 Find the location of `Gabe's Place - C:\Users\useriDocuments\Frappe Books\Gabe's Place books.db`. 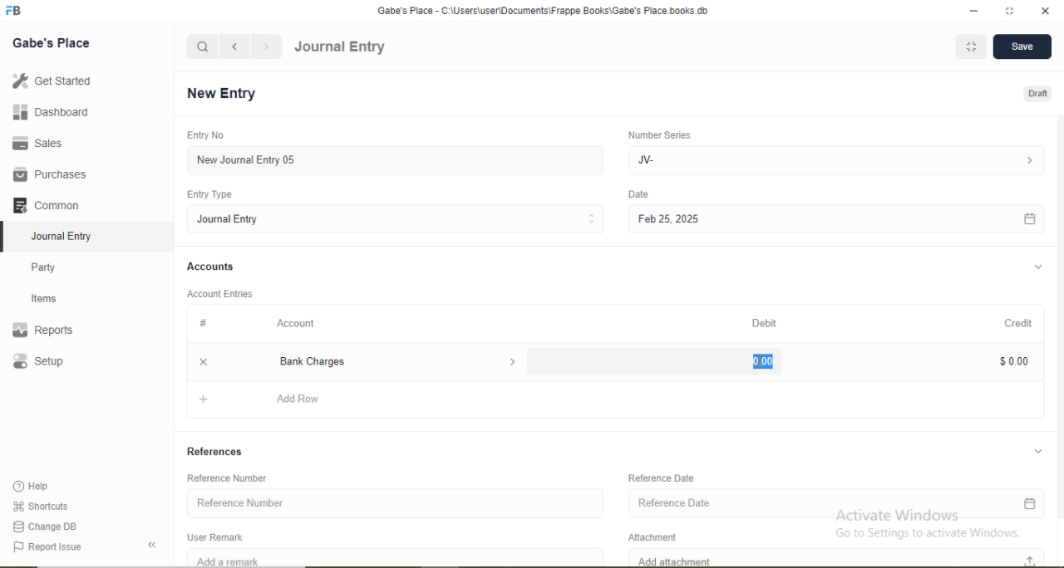

Gabe's Place - C:\Users\useriDocuments\Frappe Books\Gabe's Place books.db is located at coordinates (544, 10).